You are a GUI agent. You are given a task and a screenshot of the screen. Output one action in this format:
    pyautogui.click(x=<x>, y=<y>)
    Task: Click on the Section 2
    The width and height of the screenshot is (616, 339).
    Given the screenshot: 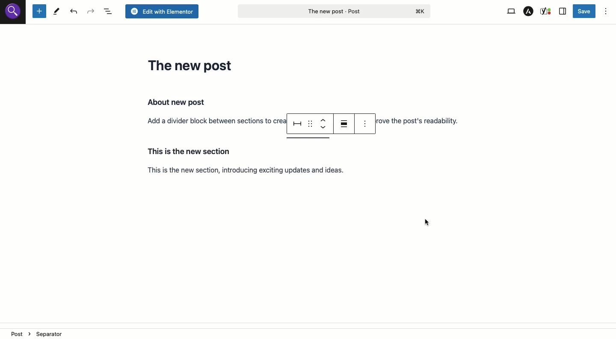 What is the action you would take?
    pyautogui.click(x=258, y=173)
    